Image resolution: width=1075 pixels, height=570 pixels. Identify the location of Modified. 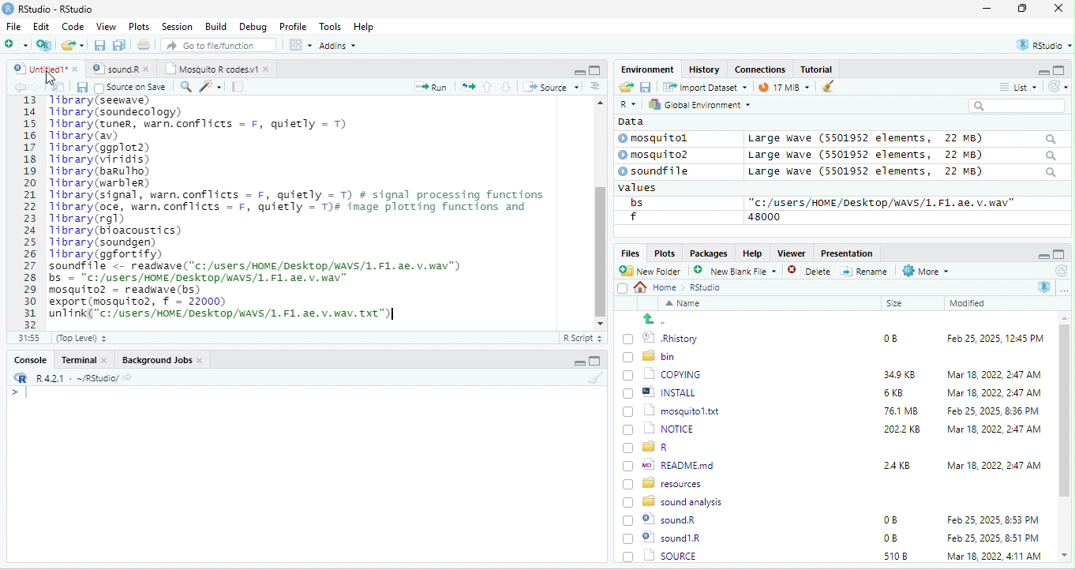
(968, 303).